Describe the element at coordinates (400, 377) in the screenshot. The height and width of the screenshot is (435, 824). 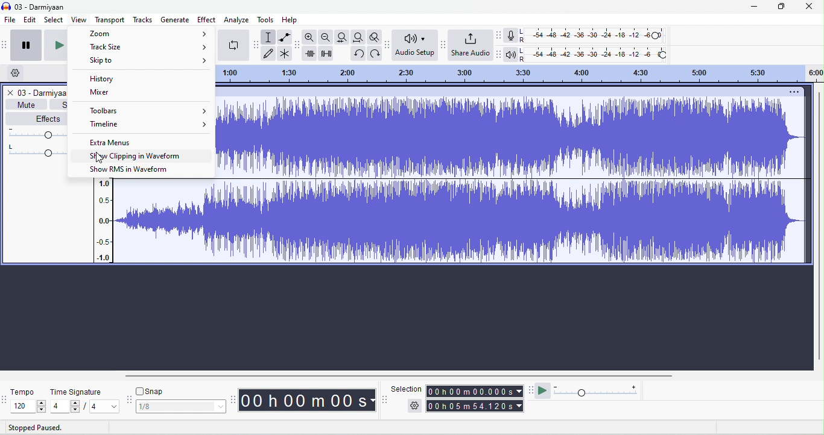
I see `horizontal scroll bar` at that location.